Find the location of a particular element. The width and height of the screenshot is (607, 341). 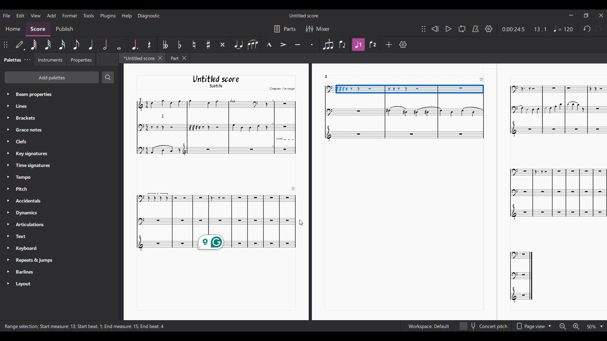

0:00:26:5 14.1 is located at coordinates (526, 29).